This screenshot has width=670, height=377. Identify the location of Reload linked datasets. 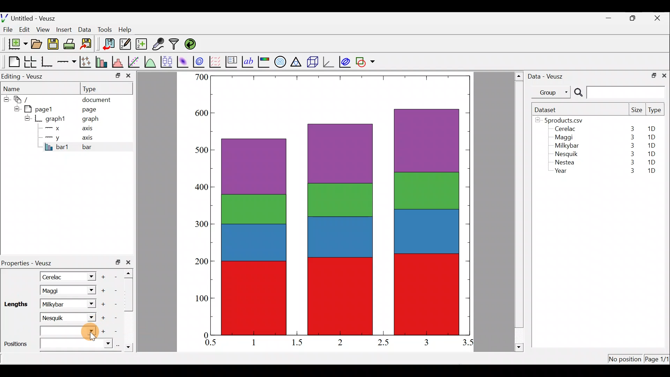
(192, 44).